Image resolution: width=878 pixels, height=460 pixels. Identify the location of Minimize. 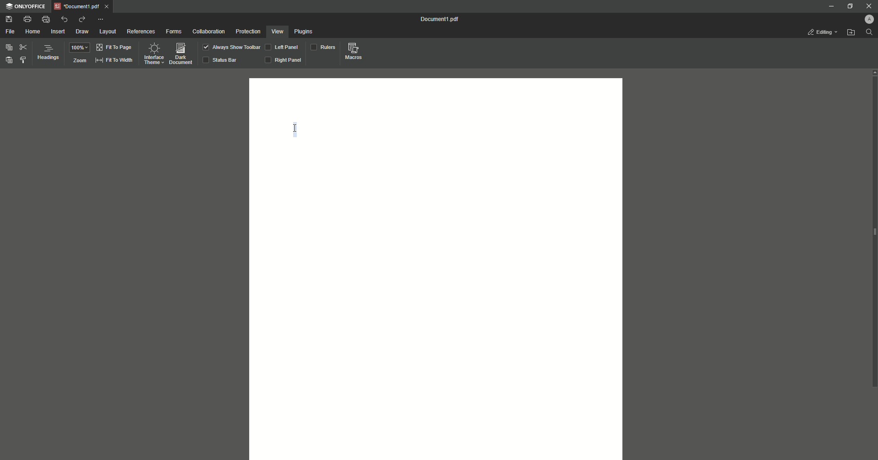
(830, 7).